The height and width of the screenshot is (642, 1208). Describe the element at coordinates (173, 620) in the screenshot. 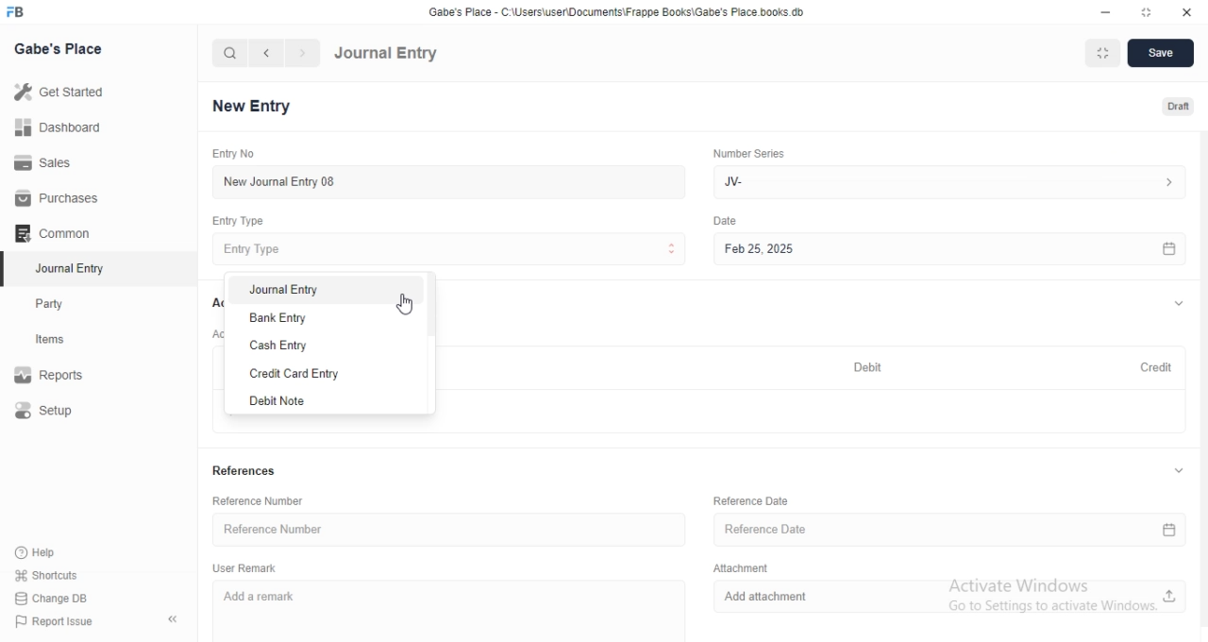

I see `collapse sidebar` at that location.